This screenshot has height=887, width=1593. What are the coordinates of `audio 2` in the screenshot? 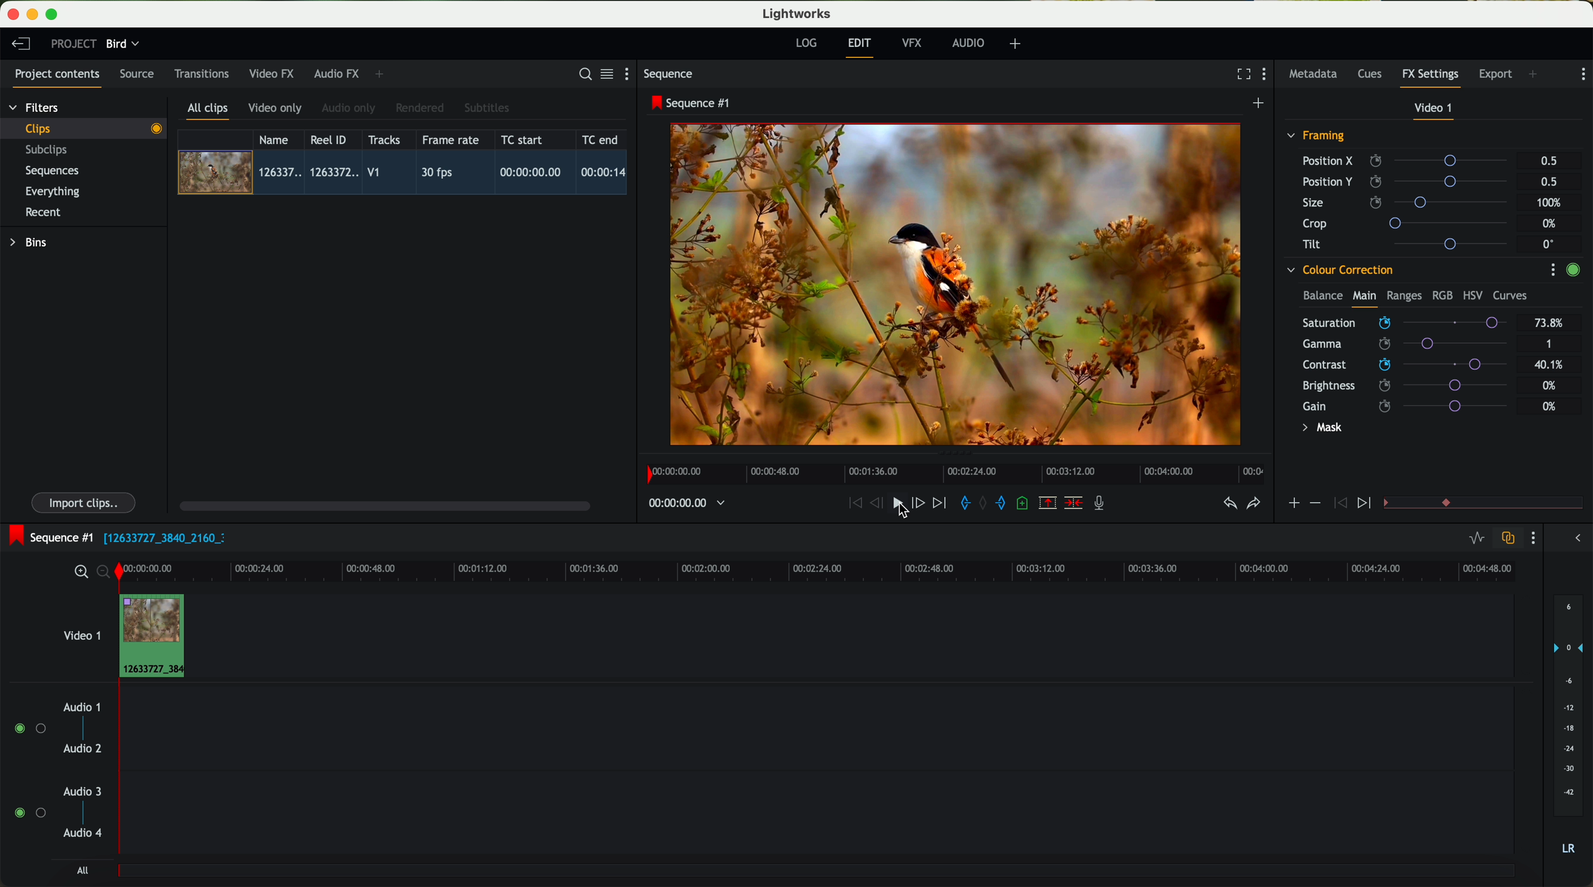 It's located at (83, 749).